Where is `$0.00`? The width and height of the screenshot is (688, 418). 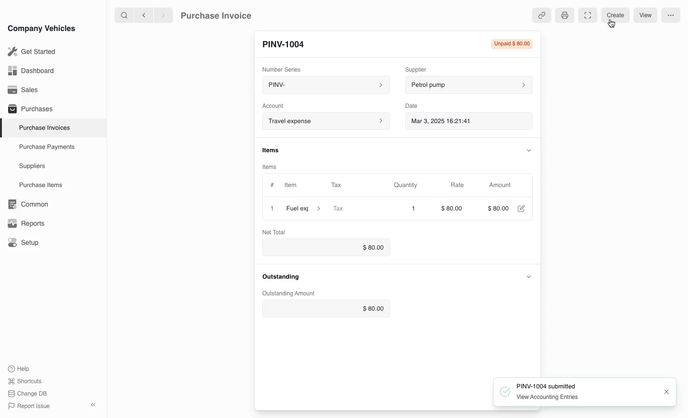 $0.00 is located at coordinates (326, 248).